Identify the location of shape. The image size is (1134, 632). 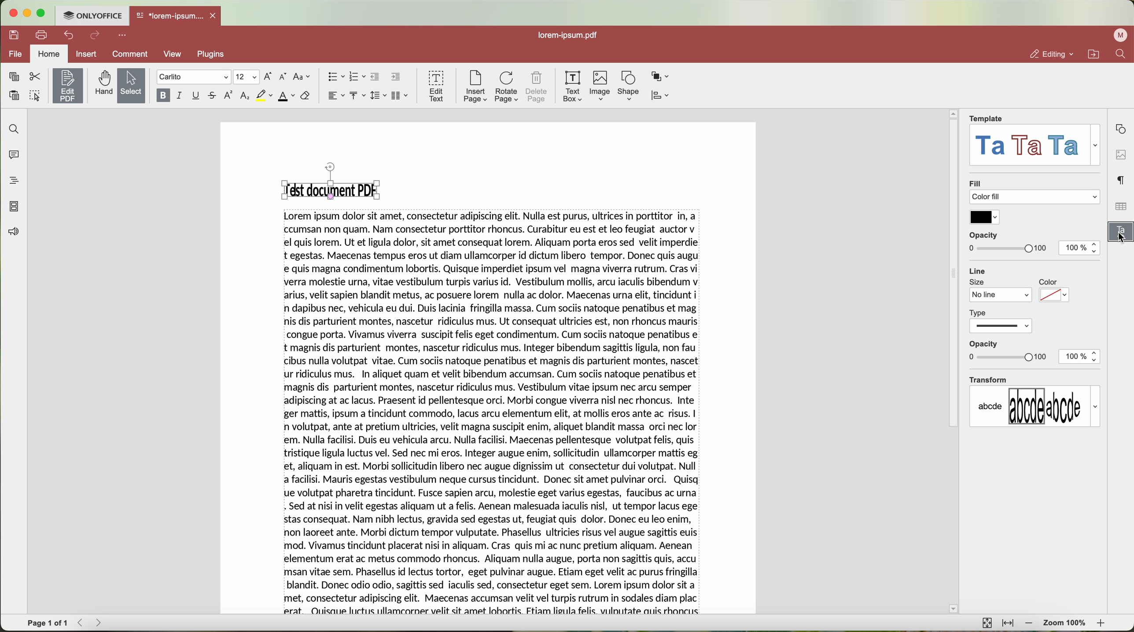
(627, 87).